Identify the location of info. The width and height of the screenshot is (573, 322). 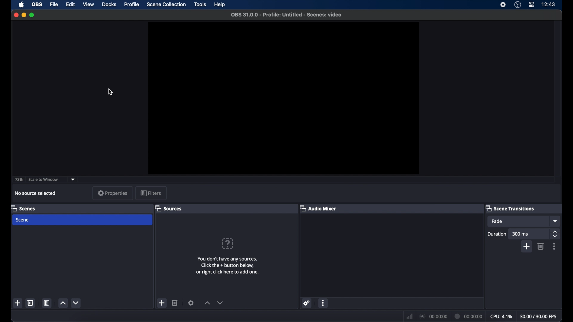
(227, 265).